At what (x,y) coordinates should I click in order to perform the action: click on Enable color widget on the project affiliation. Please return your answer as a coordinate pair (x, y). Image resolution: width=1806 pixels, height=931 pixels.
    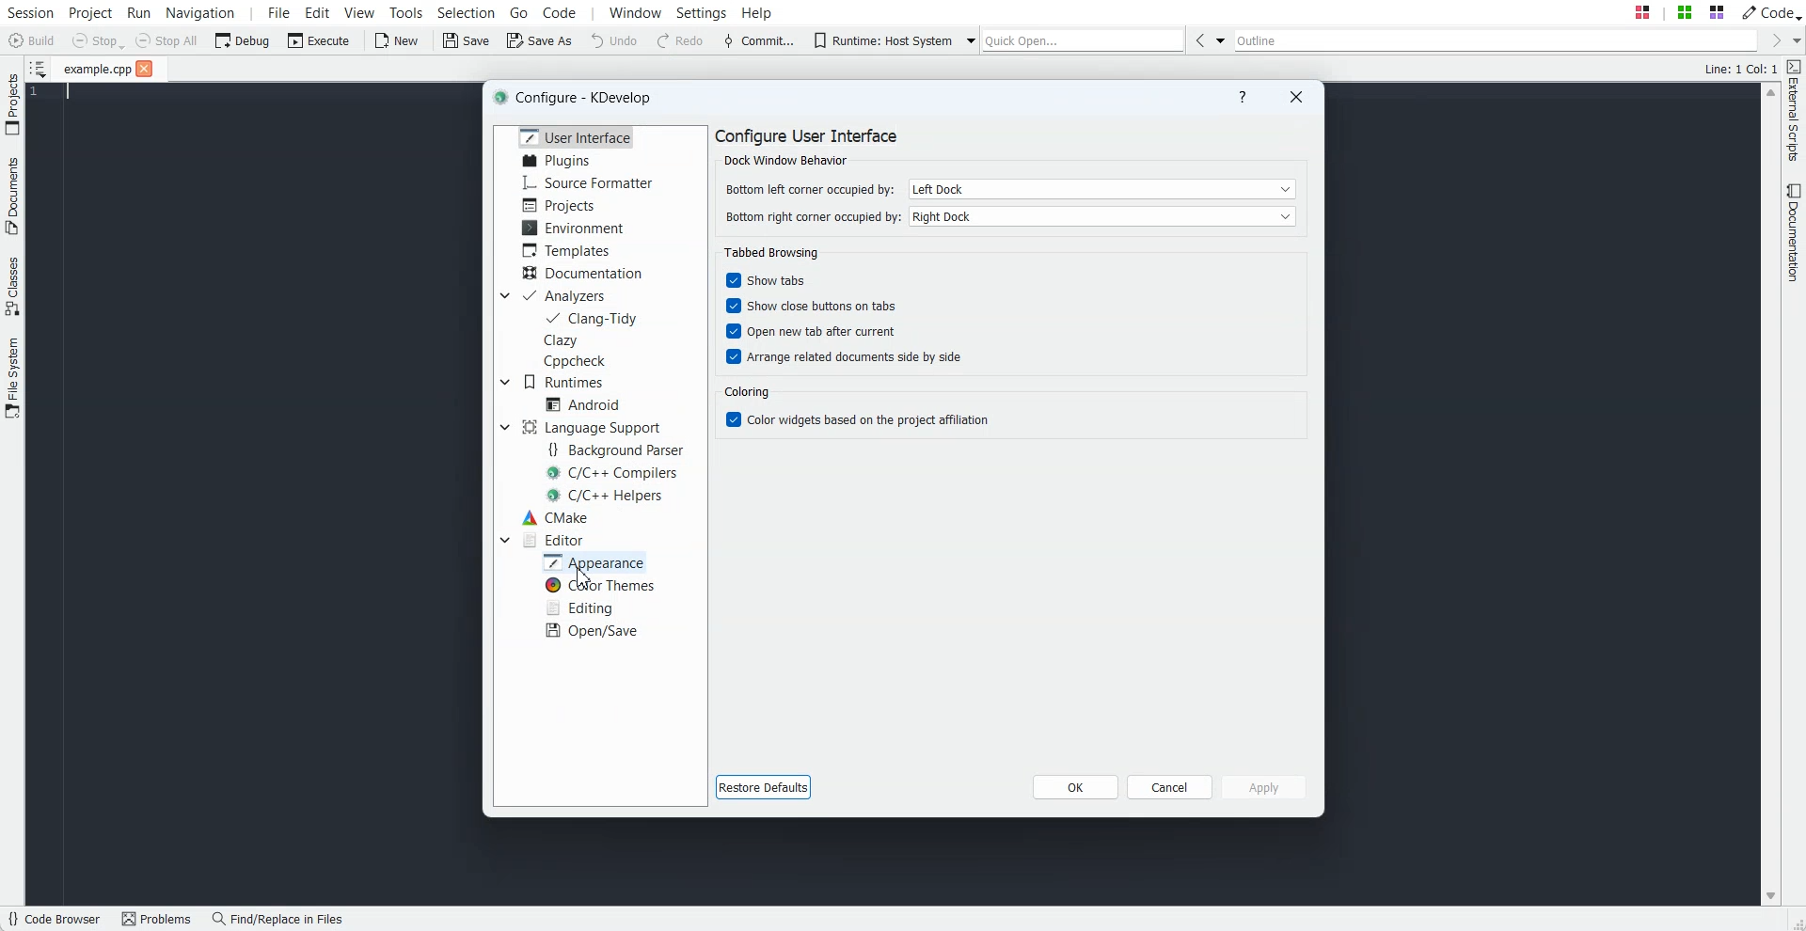
    Looking at the image, I should click on (862, 419).